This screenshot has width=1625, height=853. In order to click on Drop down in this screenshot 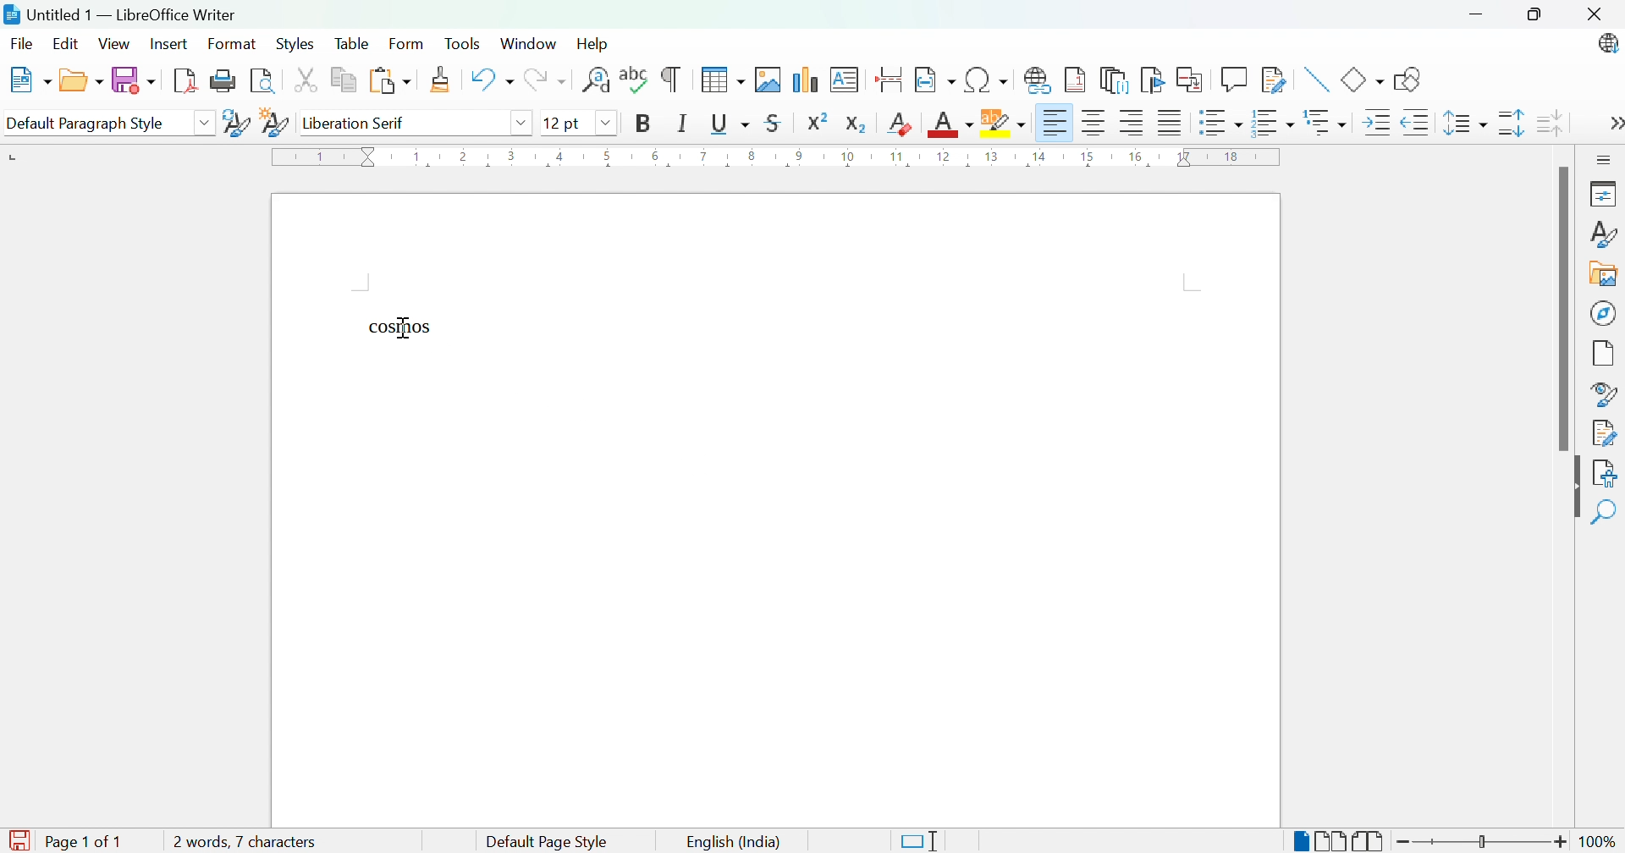, I will do `click(208, 120)`.